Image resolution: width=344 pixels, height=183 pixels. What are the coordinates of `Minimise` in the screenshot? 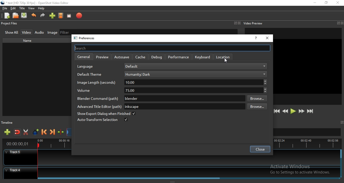 It's located at (315, 3).